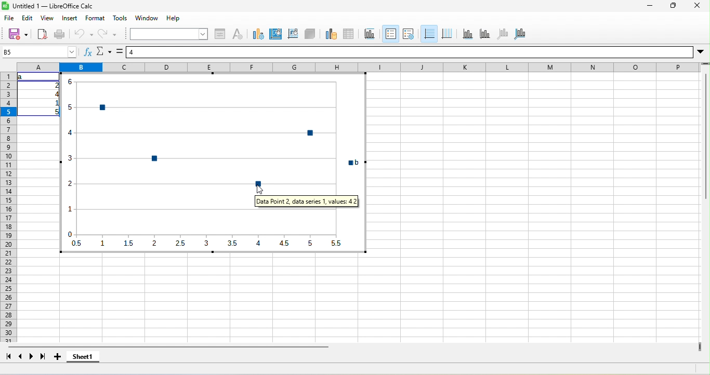 Image resolution: width=710 pixels, height=375 pixels. What do you see at coordinates (55, 85) in the screenshot?
I see `2` at bounding box center [55, 85].